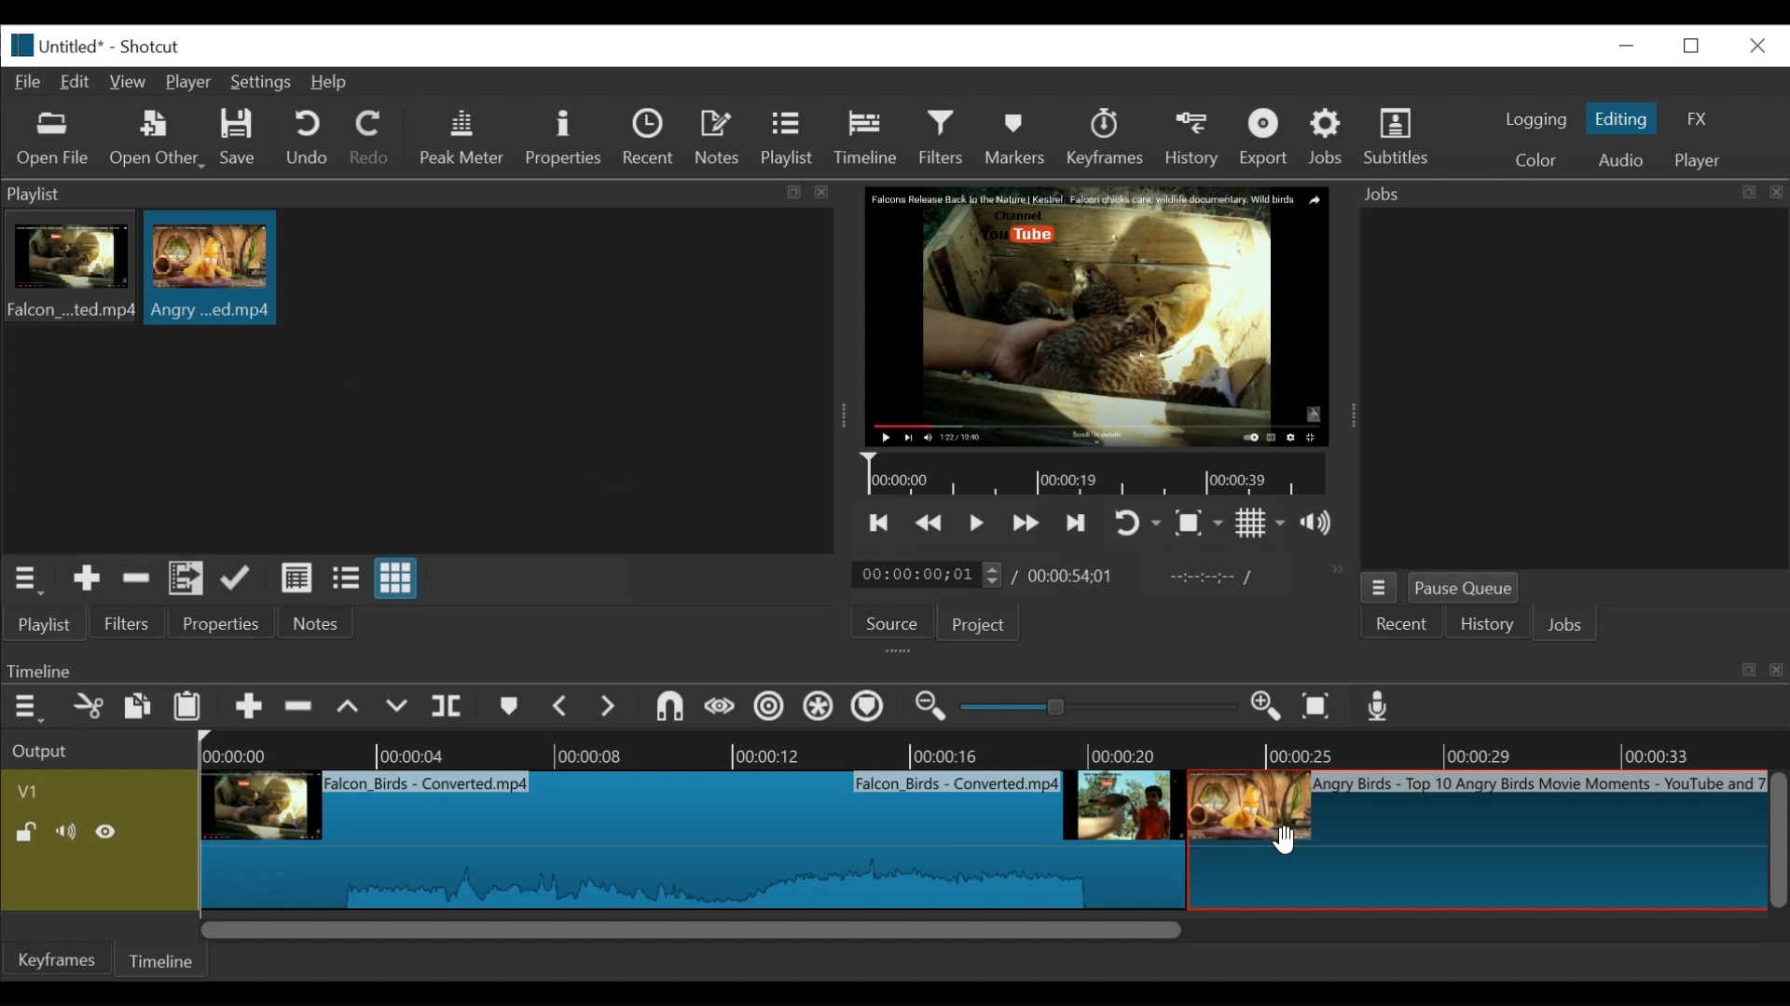  Describe the element at coordinates (1321, 708) in the screenshot. I see `Zoom timeline to fit` at that location.